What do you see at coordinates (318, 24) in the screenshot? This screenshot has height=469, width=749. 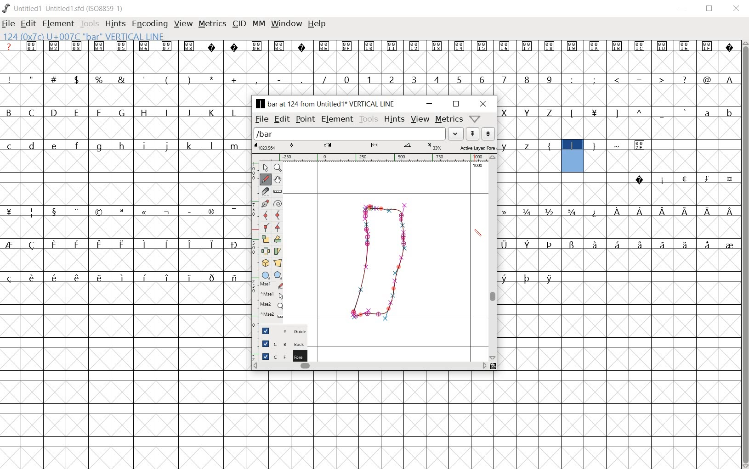 I see `help` at bounding box center [318, 24].